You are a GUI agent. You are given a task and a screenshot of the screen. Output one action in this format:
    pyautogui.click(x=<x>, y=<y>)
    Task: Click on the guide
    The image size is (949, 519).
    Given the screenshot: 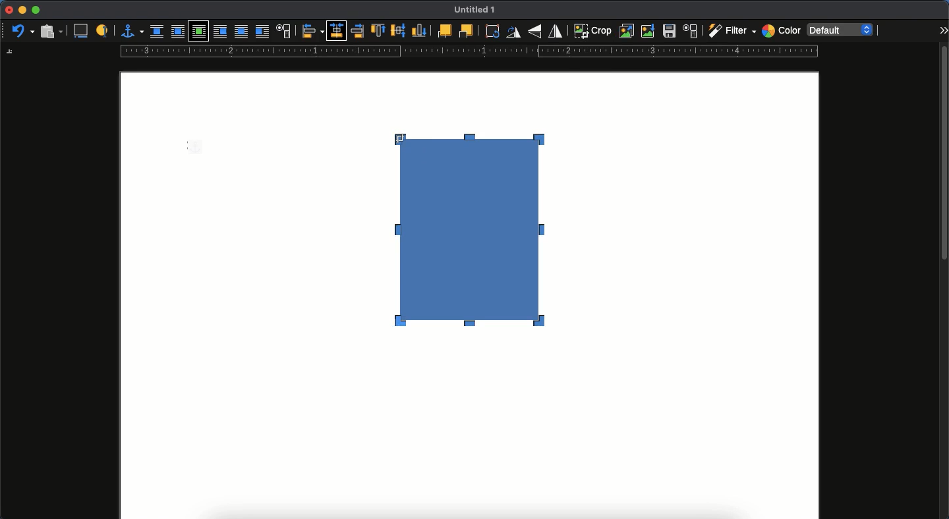 What is the action you would take?
    pyautogui.click(x=469, y=53)
    